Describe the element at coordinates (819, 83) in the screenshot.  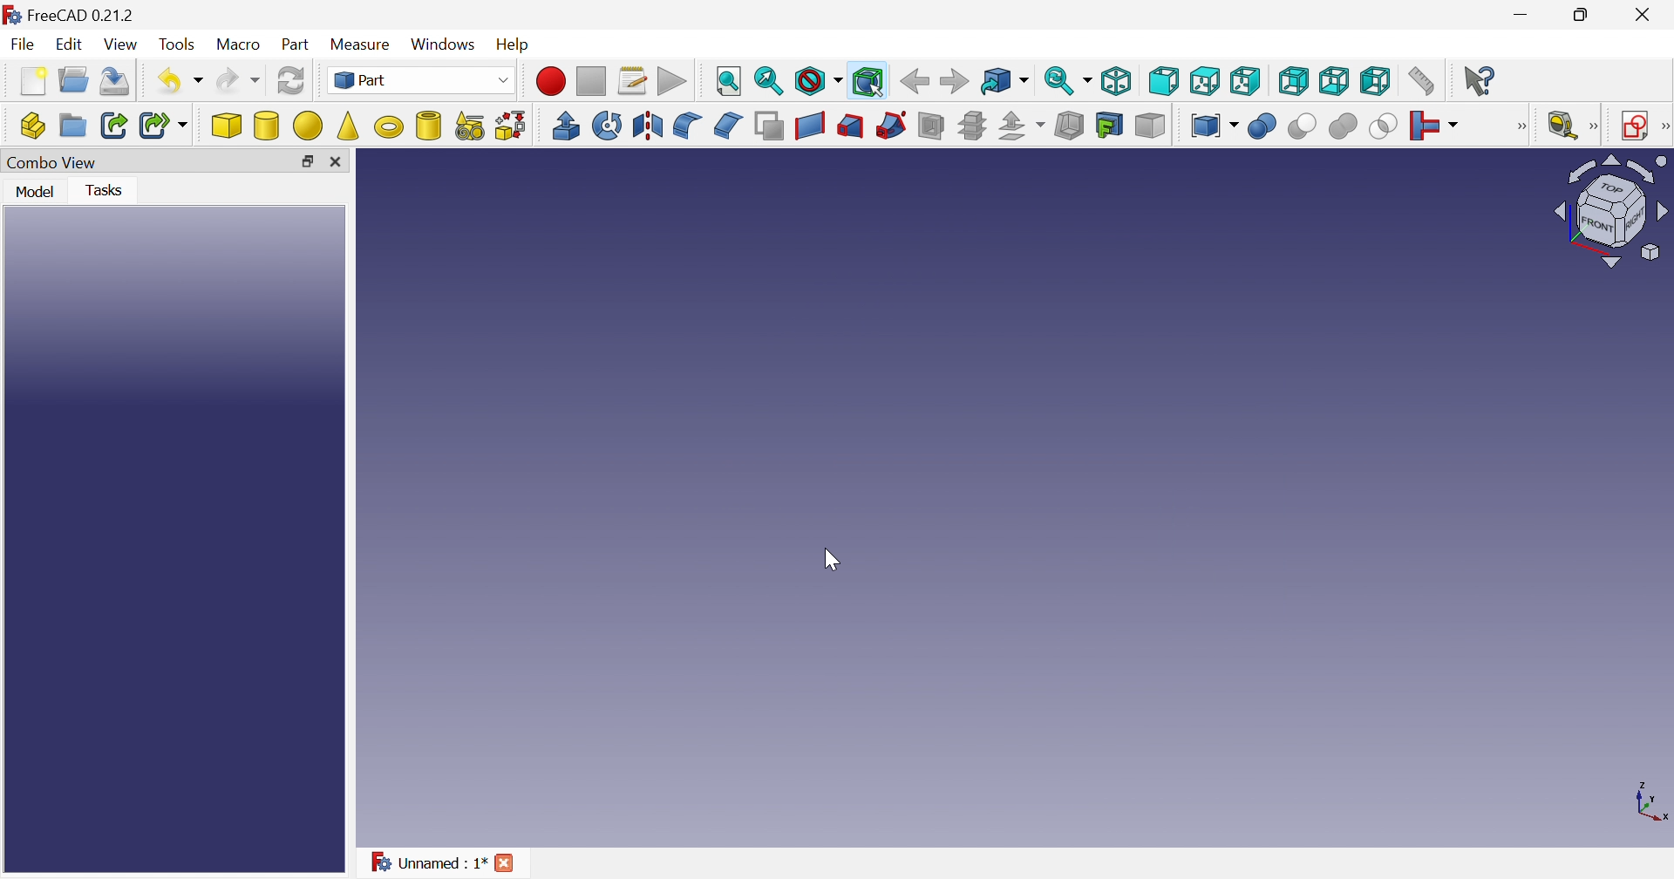
I see `Draw style ` at that location.